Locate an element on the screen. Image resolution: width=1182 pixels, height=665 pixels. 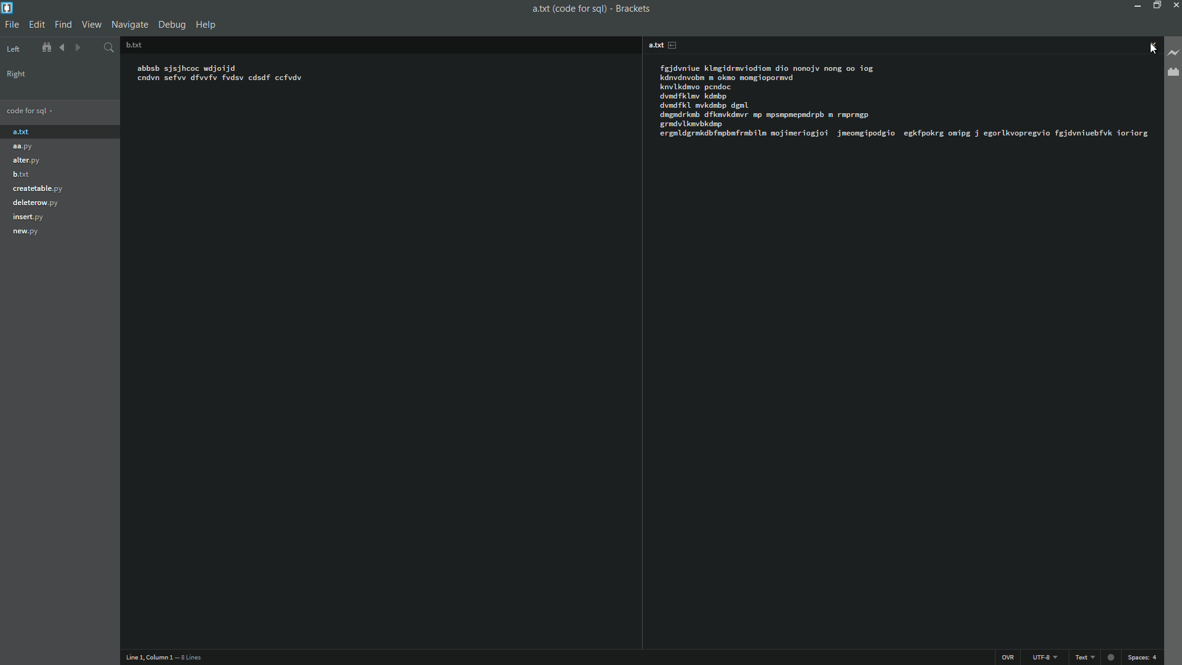
help is located at coordinates (206, 25).